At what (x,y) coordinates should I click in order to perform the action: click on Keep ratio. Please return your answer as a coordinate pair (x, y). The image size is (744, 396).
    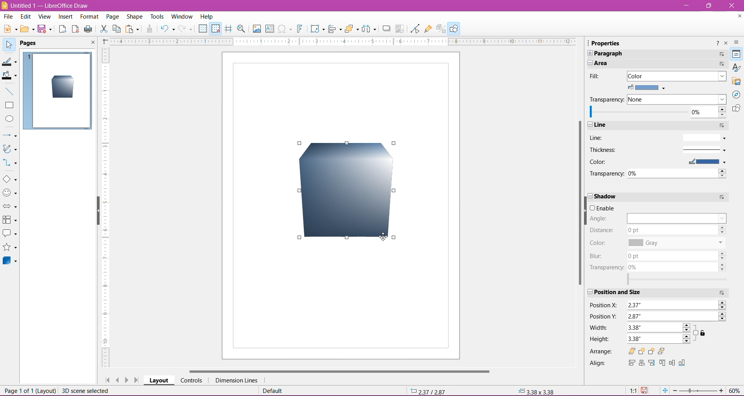
    Looking at the image, I should click on (701, 333).